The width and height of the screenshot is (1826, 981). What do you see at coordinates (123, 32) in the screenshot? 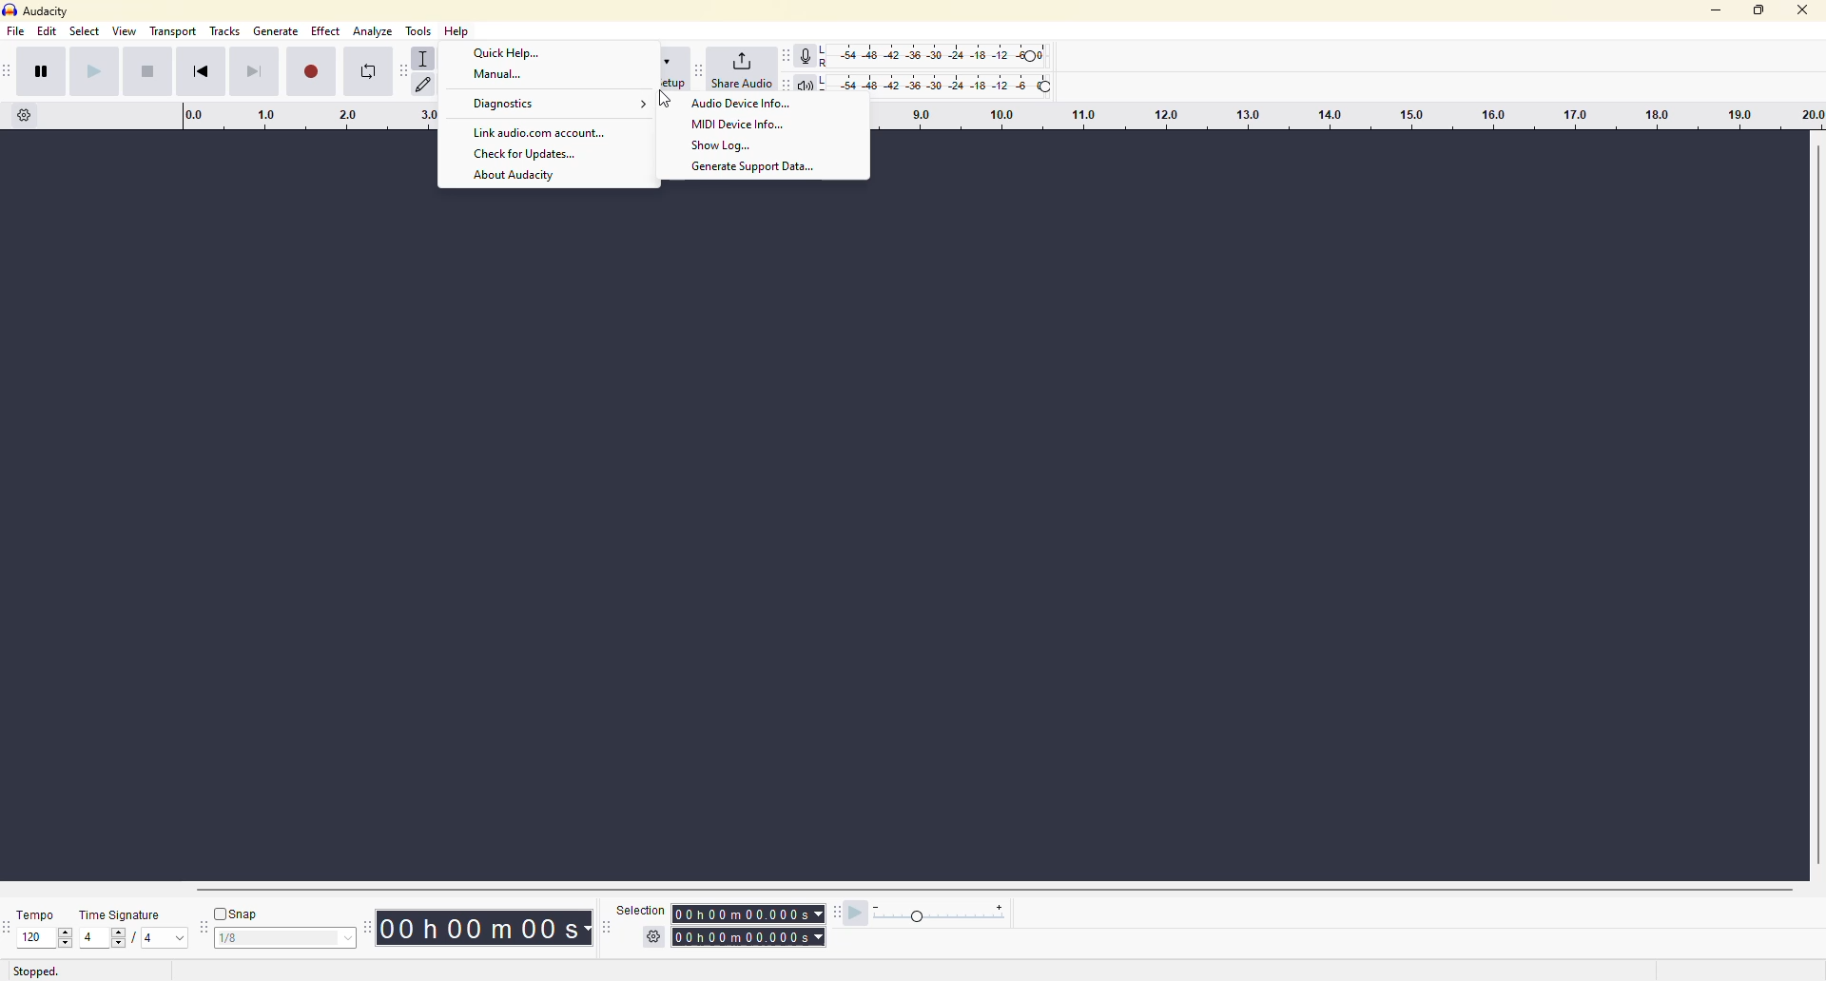
I see `view` at bounding box center [123, 32].